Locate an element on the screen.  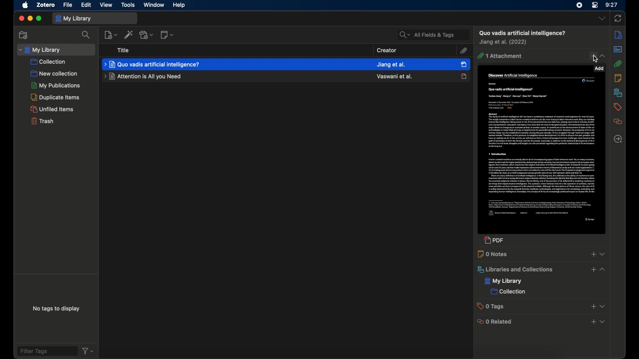
creator is located at coordinates (504, 43).